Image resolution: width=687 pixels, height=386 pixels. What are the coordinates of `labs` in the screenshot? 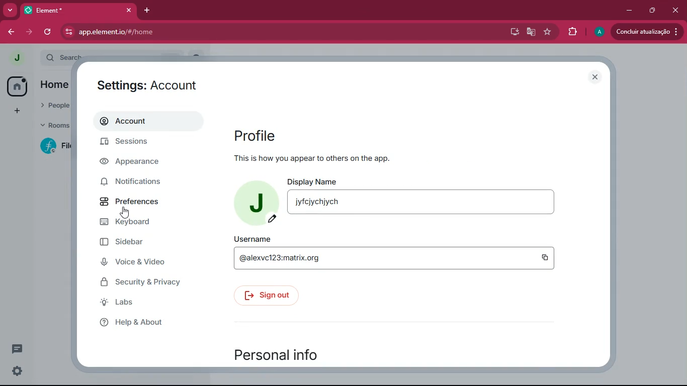 It's located at (139, 304).